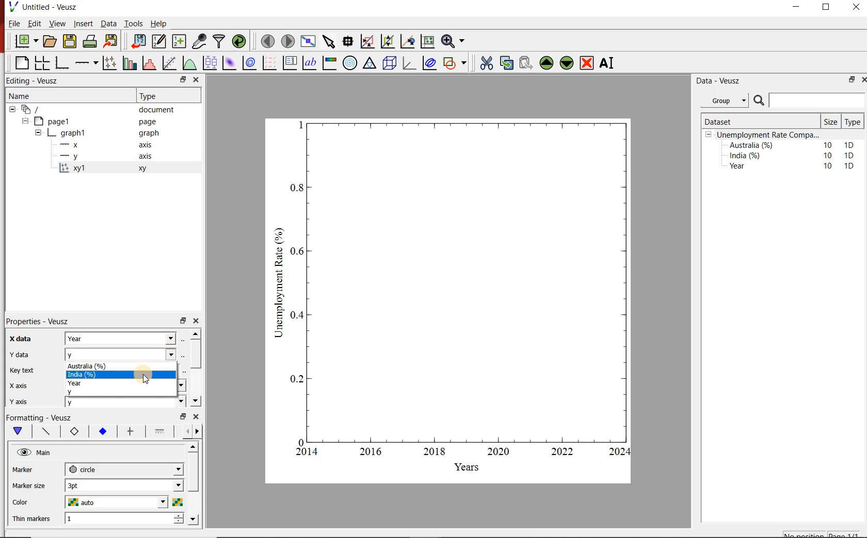  What do you see at coordinates (851, 79) in the screenshot?
I see `minimise` at bounding box center [851, 79].